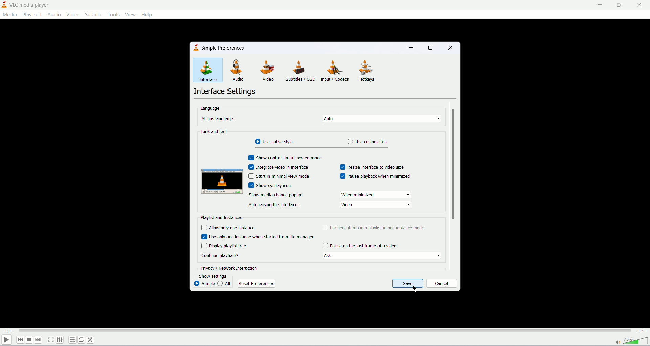 Image resolution: width=650 pixels, height=346 pixels. Describe the element at coordinates (632, 341) in the screenshot. I see `volume bar` at that location.